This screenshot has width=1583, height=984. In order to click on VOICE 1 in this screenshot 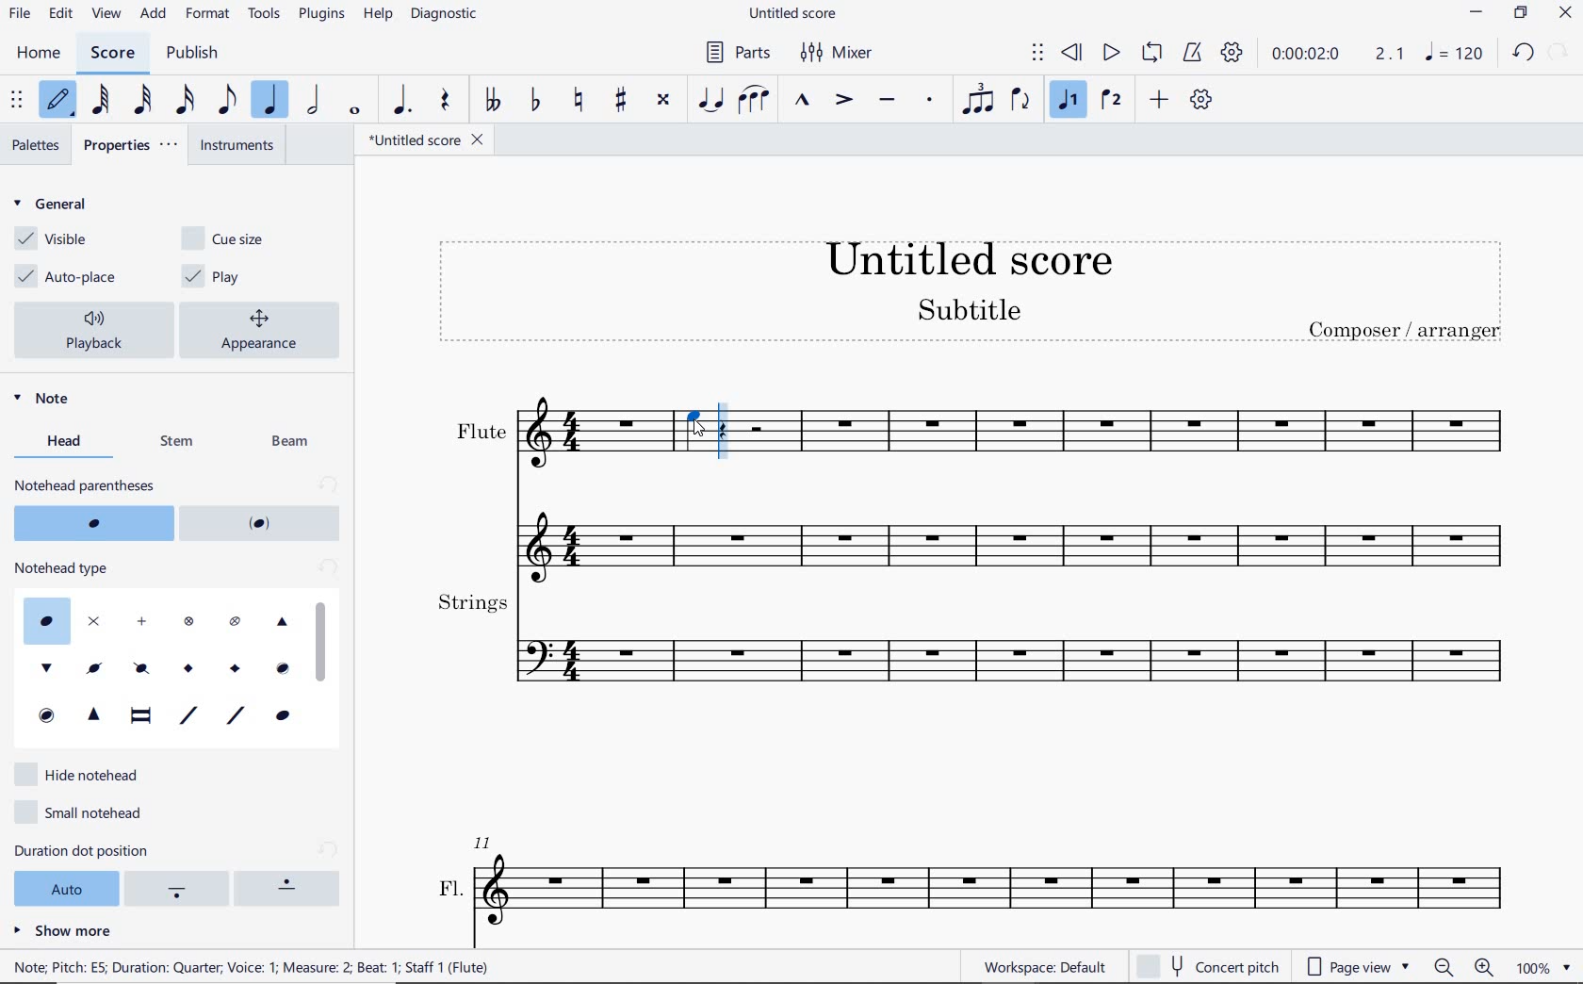, I will do `click(1068, 100)`.